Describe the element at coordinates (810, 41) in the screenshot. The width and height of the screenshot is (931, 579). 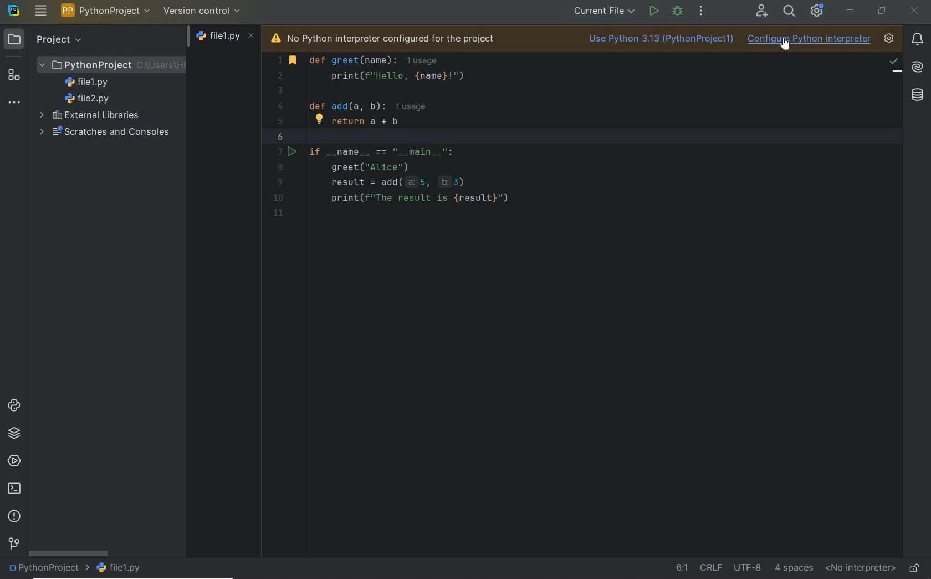
I see `configure python interpreter` at that location.